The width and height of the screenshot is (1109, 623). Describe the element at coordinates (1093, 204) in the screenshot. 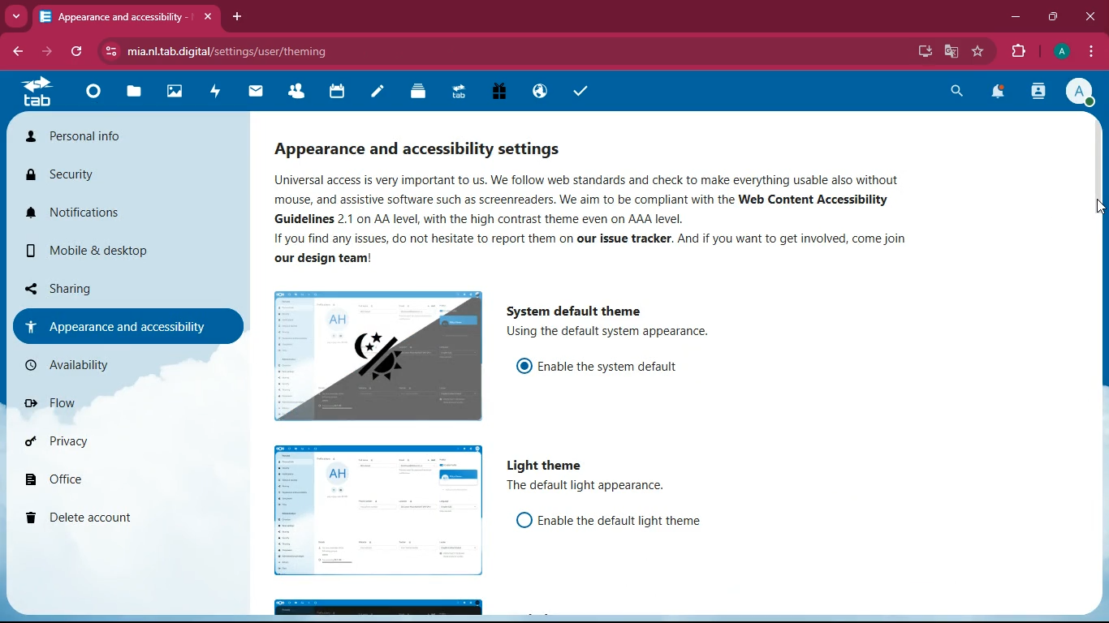

I see `cursor` at that location.